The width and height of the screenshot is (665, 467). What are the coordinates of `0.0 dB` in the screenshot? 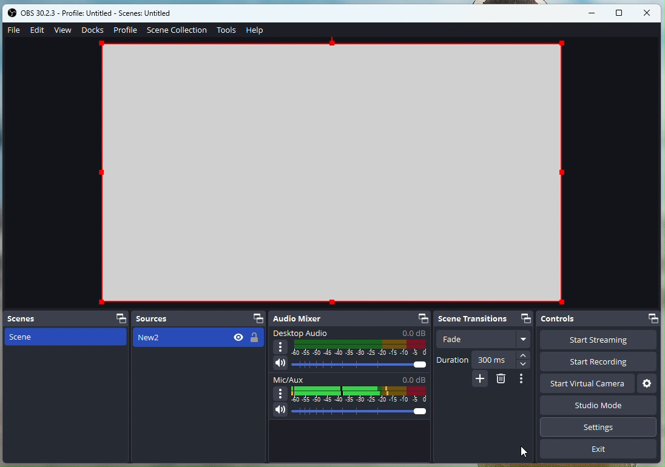 It's located at (416, 332).